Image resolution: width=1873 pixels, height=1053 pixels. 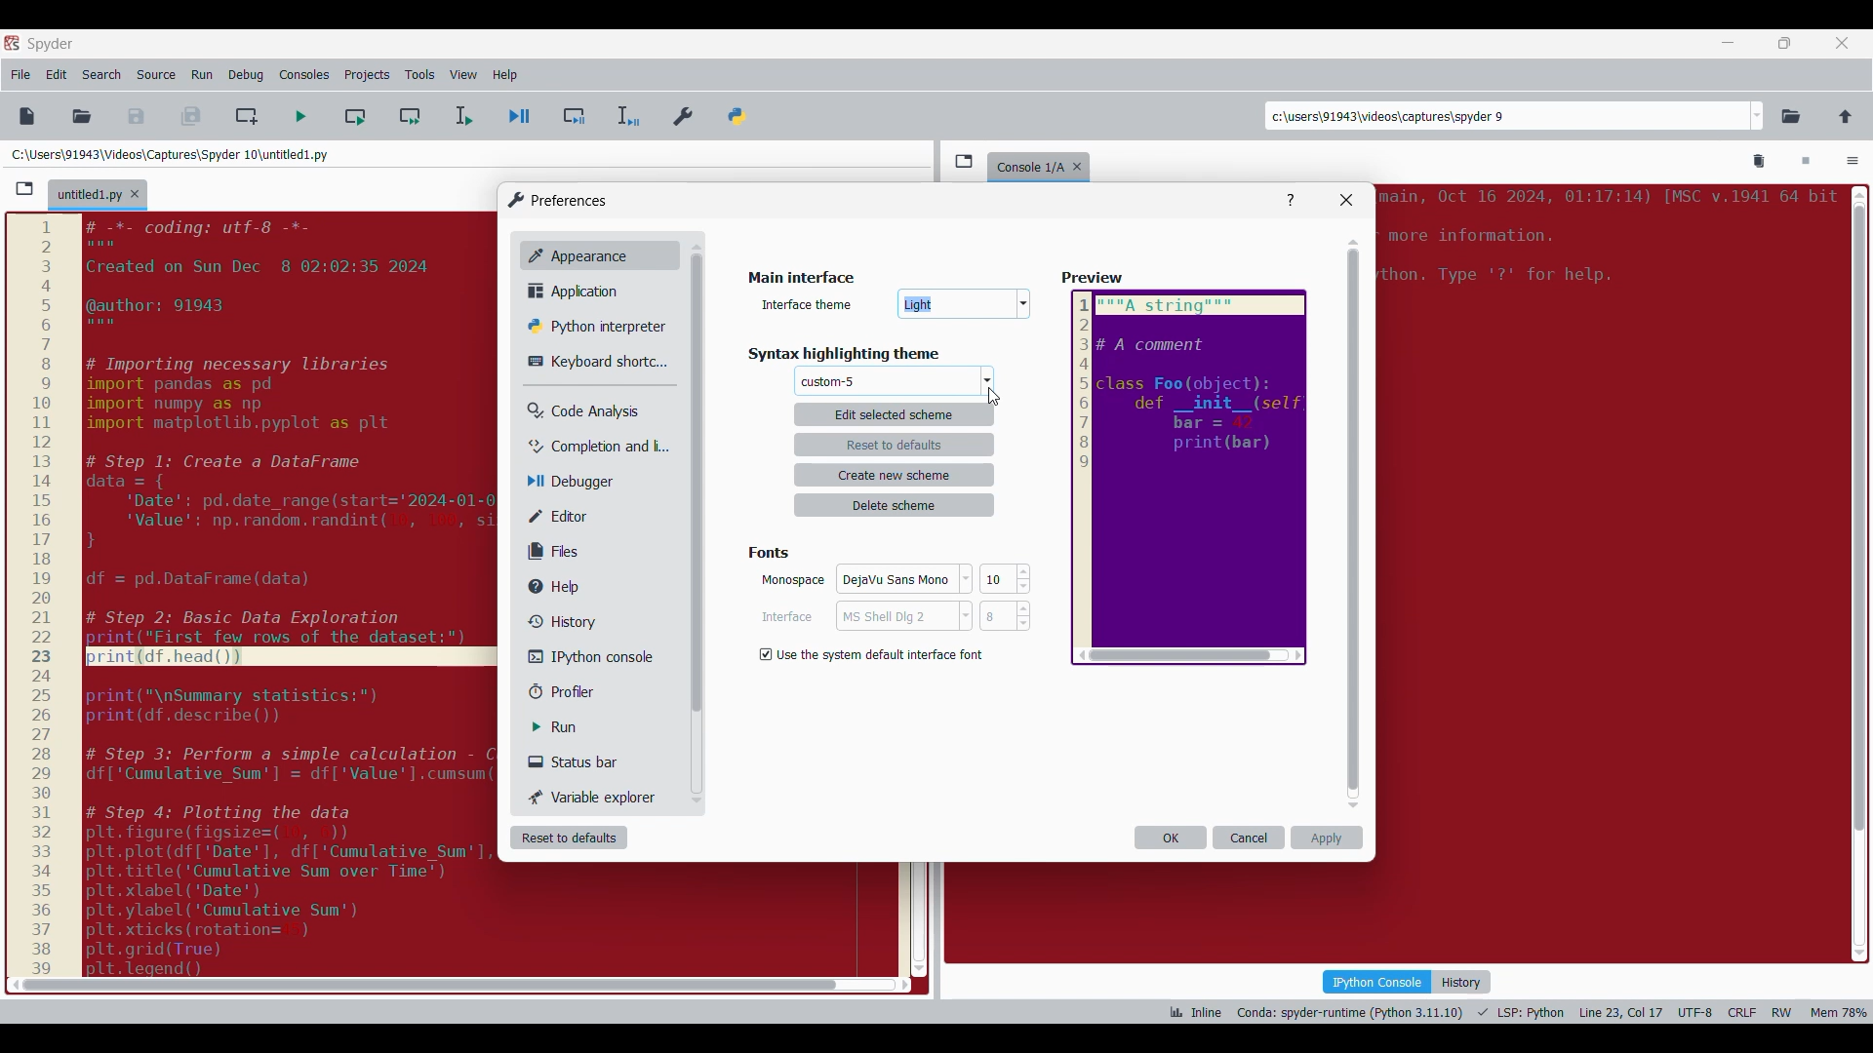 I want to click on Browse tabs, so click(x=24, y=189).